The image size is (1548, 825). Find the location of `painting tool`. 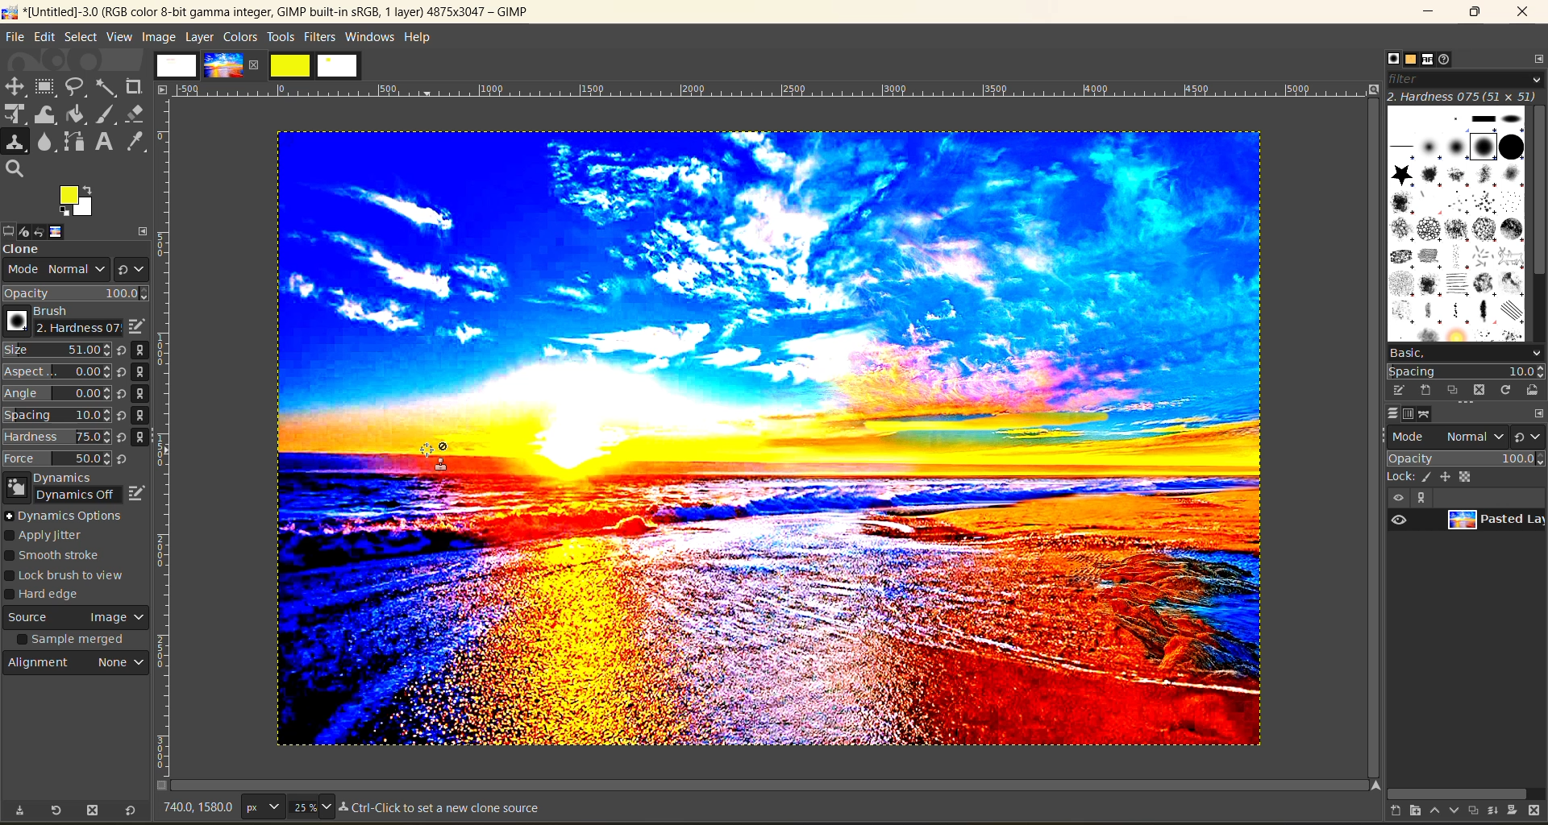

painting tool is located at coordinates (1429, 477).